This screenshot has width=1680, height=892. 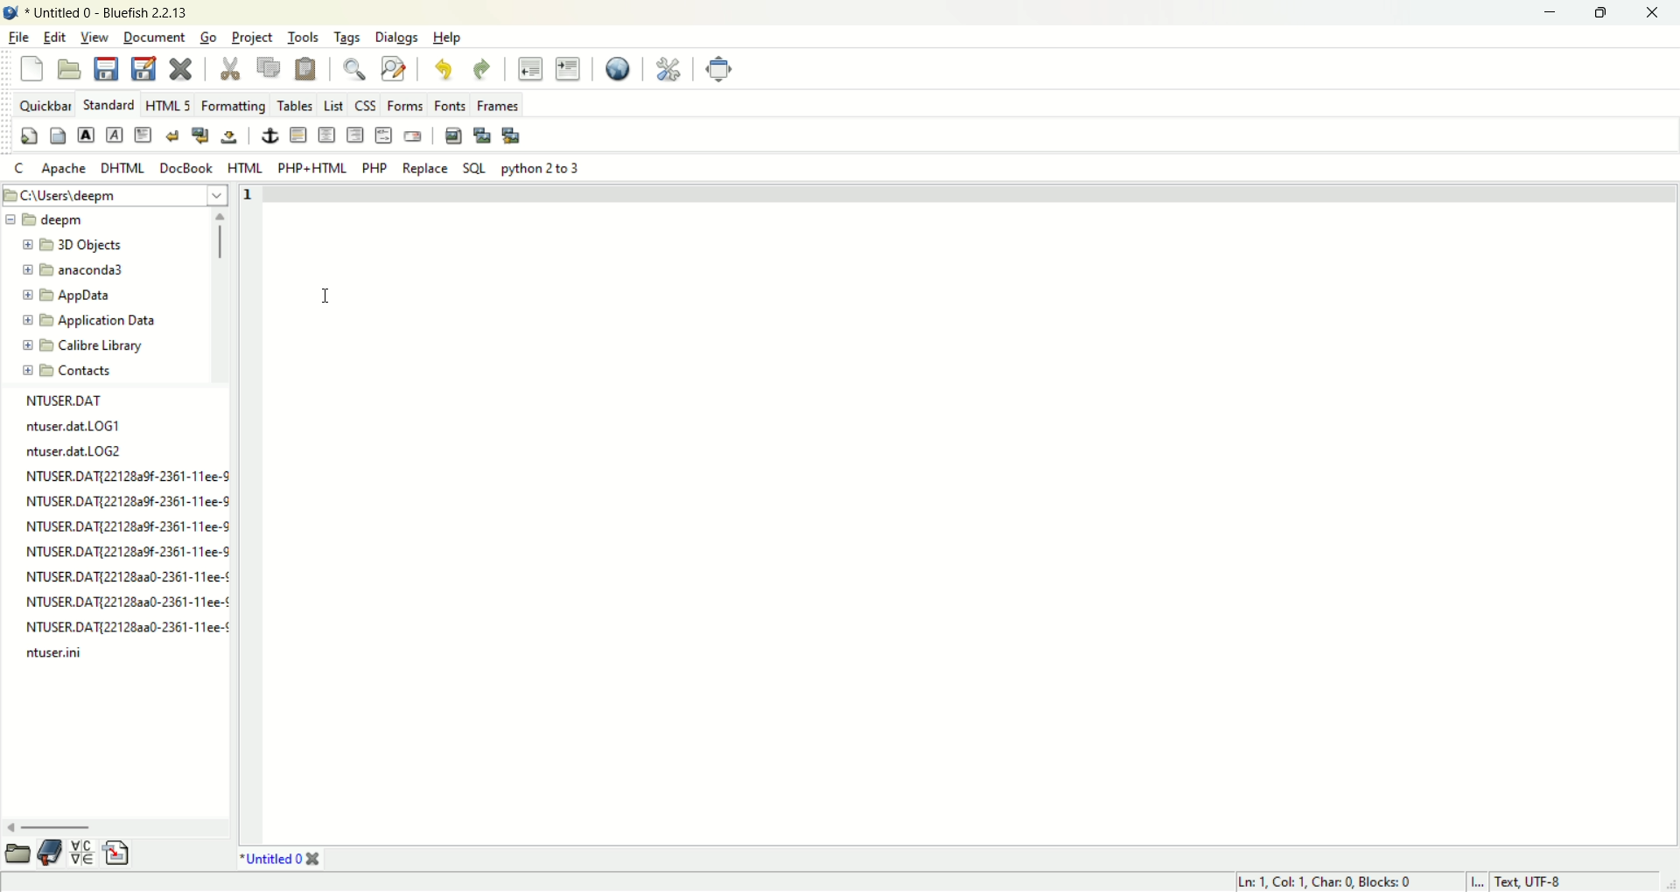 What do you see at coordinates (353, 136) in the screenshot?
I see `right justify` at bounding box center [353, 136].